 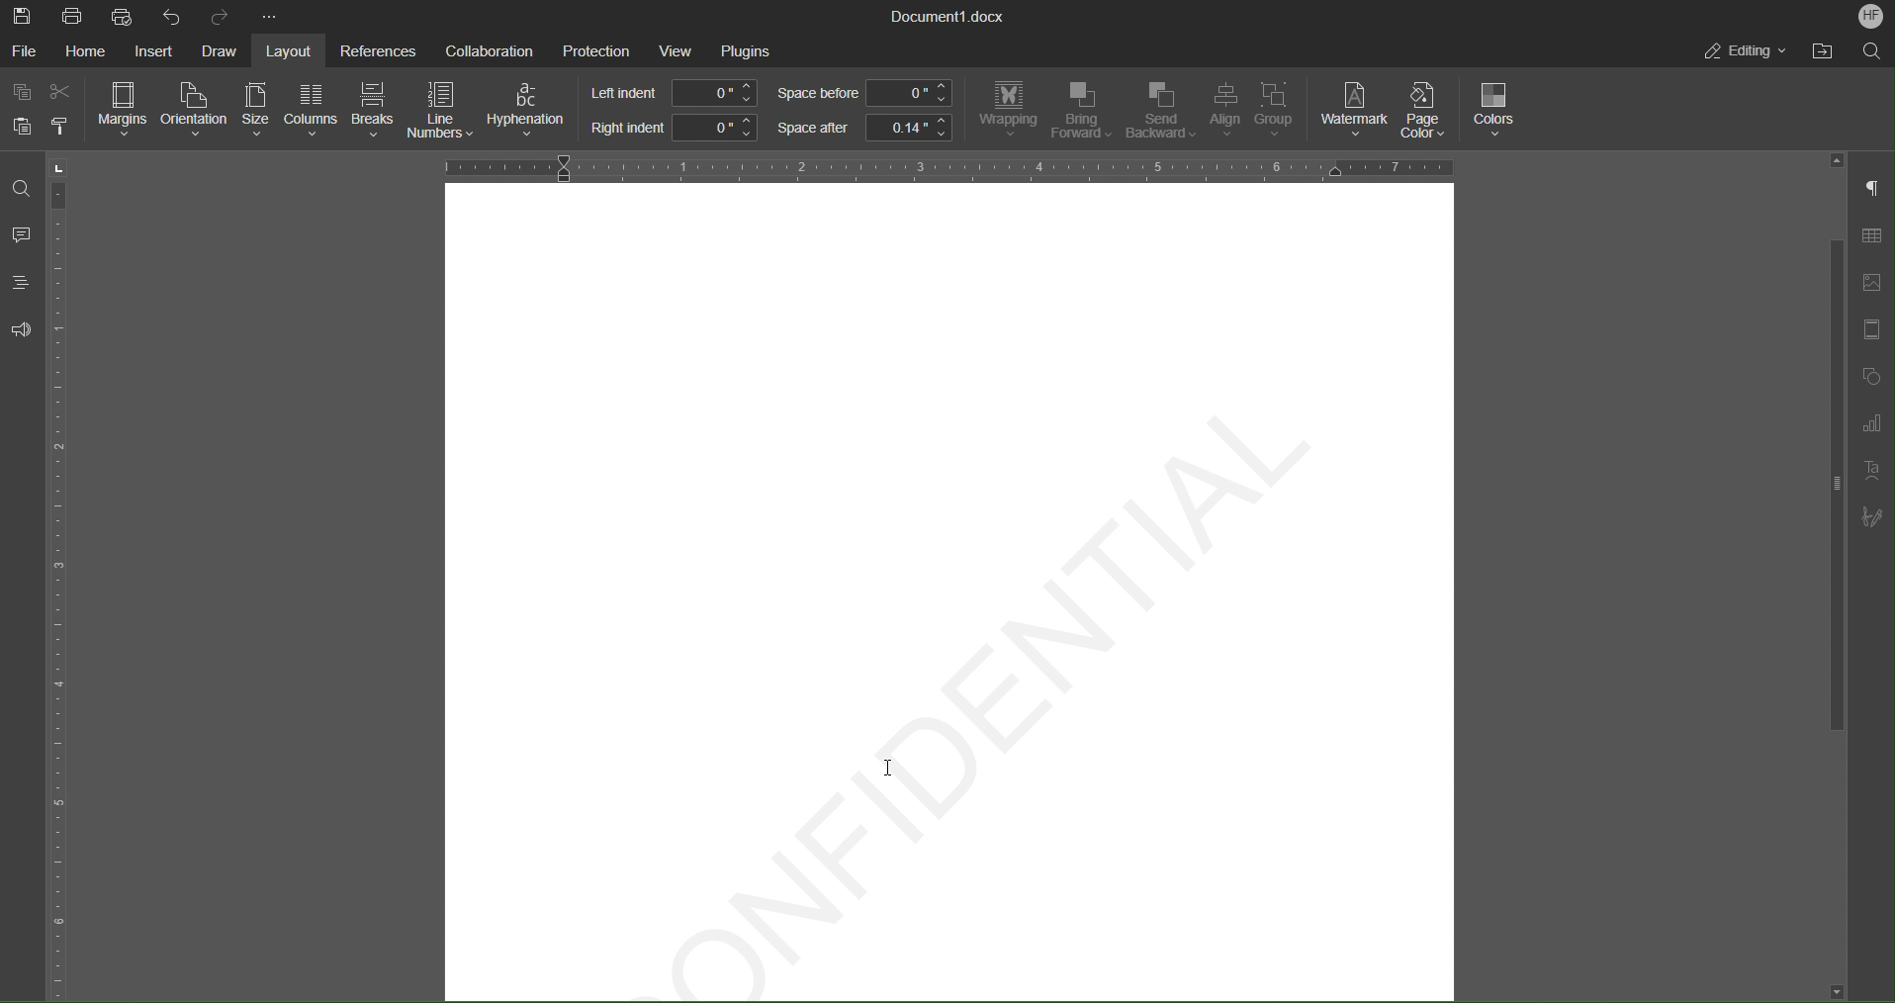 I want to click on Insert Image, so click(x=1871, y=283).